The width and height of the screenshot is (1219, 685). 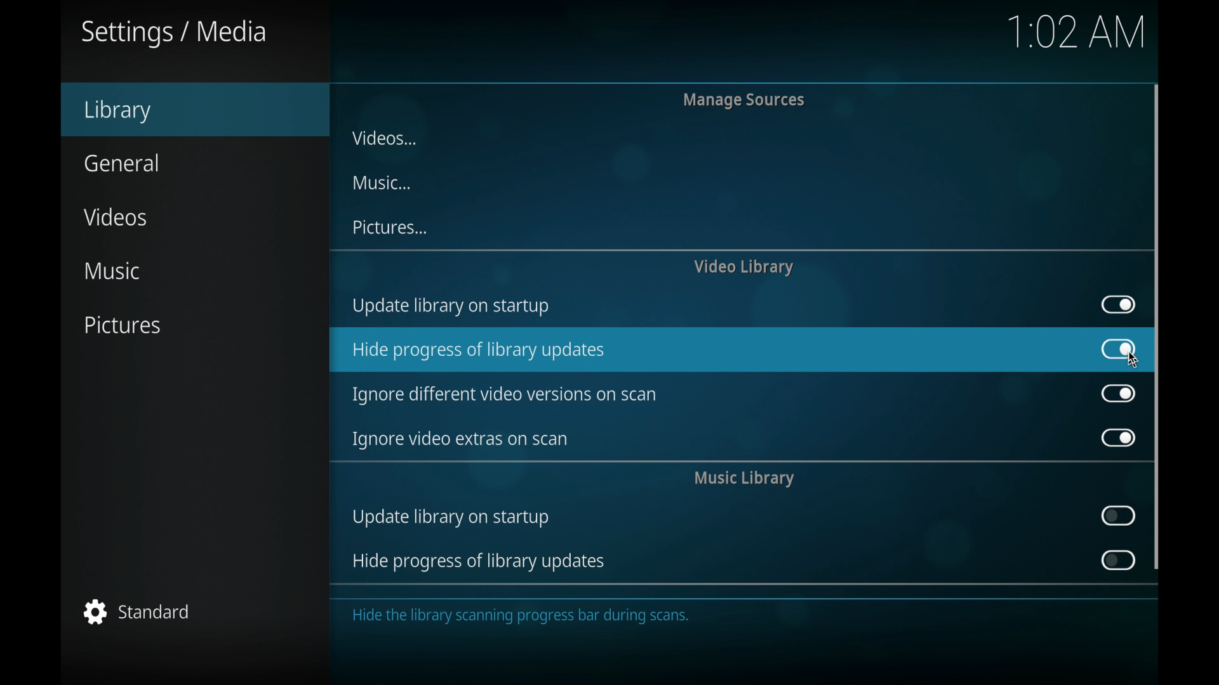 I want to click on update library on startup, so click(x=451, y=307).